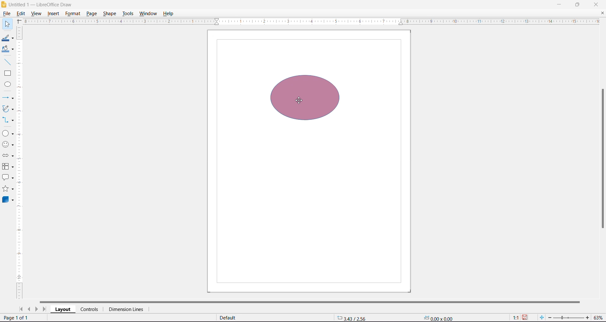 This screenshot has height=322, width=606. I want to click on File, so click(6, 13).